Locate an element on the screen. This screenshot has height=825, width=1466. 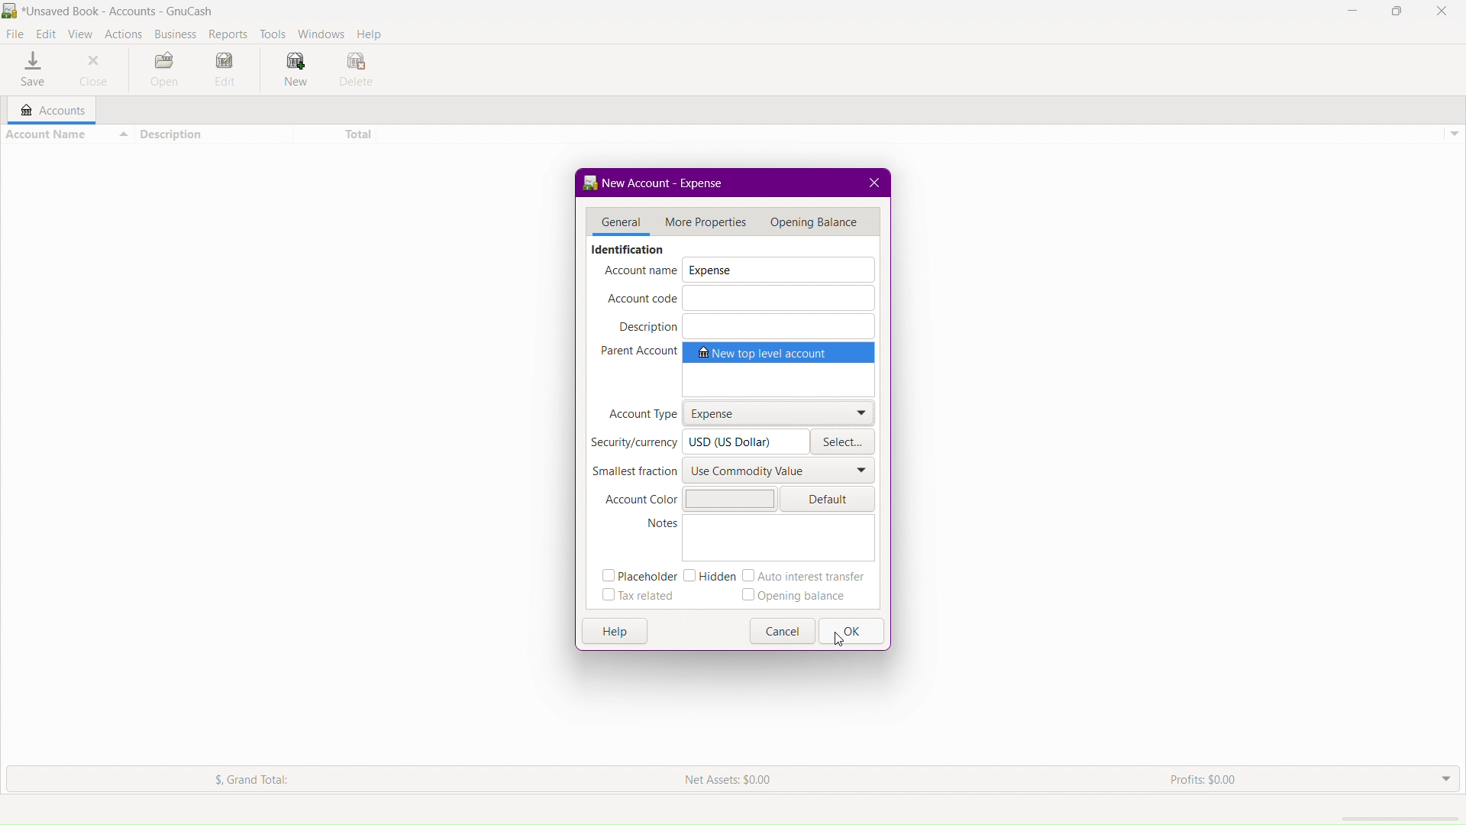
Open is located at coordinates (164, 71).